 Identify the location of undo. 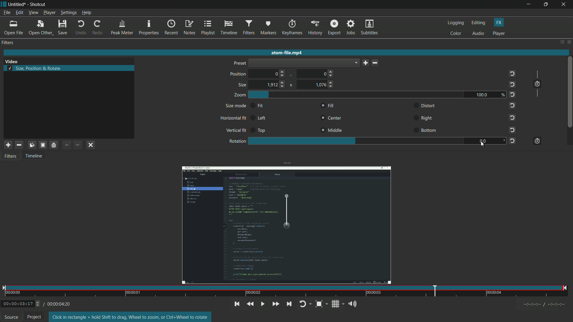
(79, 28).